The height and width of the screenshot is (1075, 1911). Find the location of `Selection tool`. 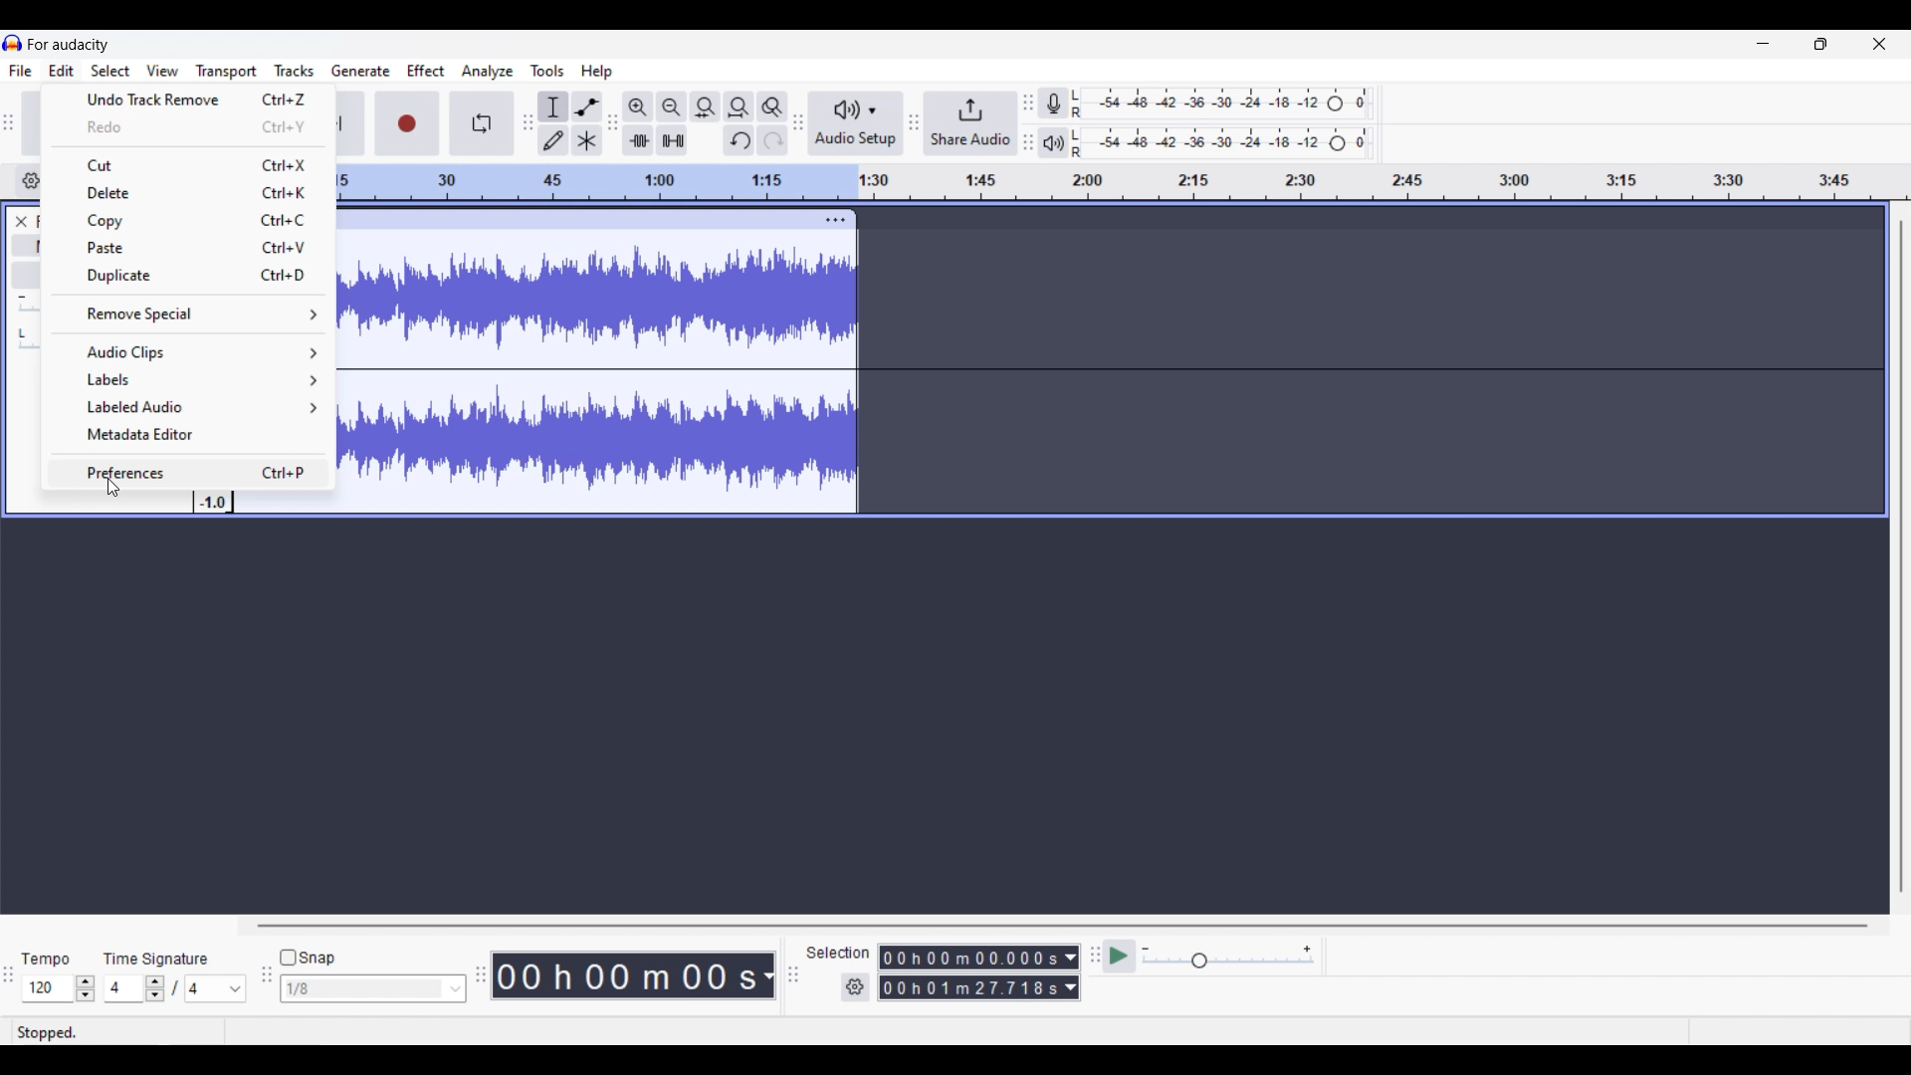

Selection tool is located at coordinates (552, 107).